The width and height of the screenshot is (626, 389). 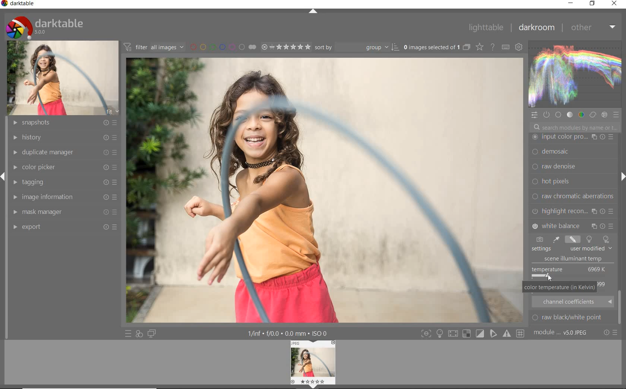 I want to click on expand/collapse, so click(x=620, y=178).